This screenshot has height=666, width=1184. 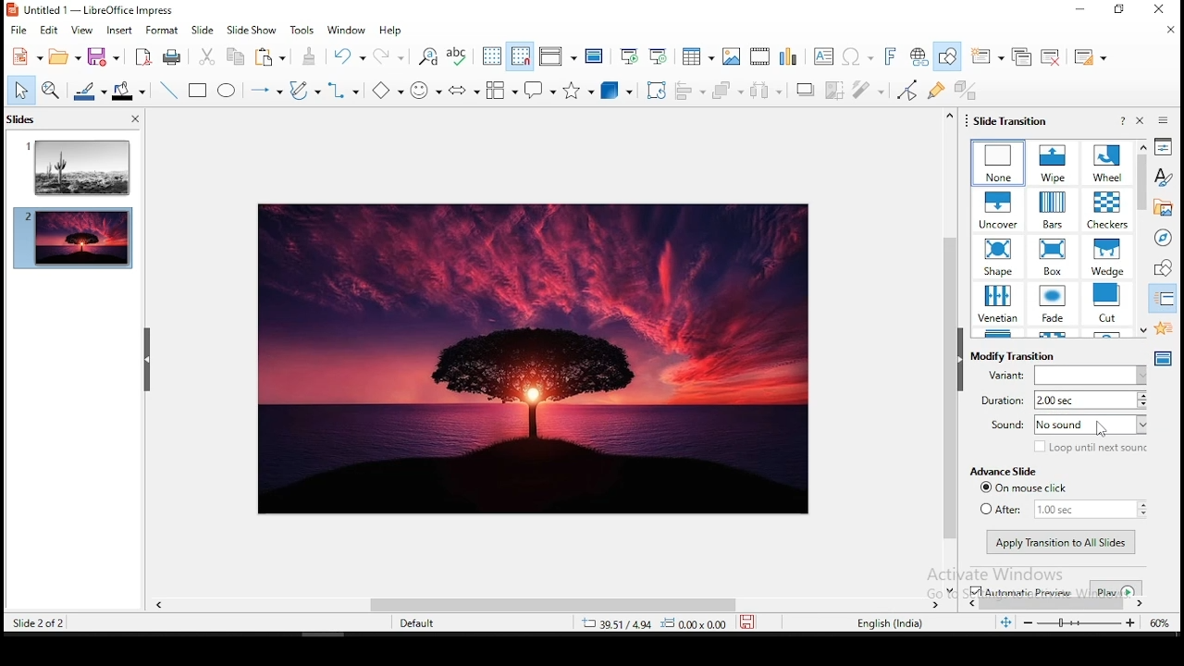 I want to click on save, so click(x=746, y=625).